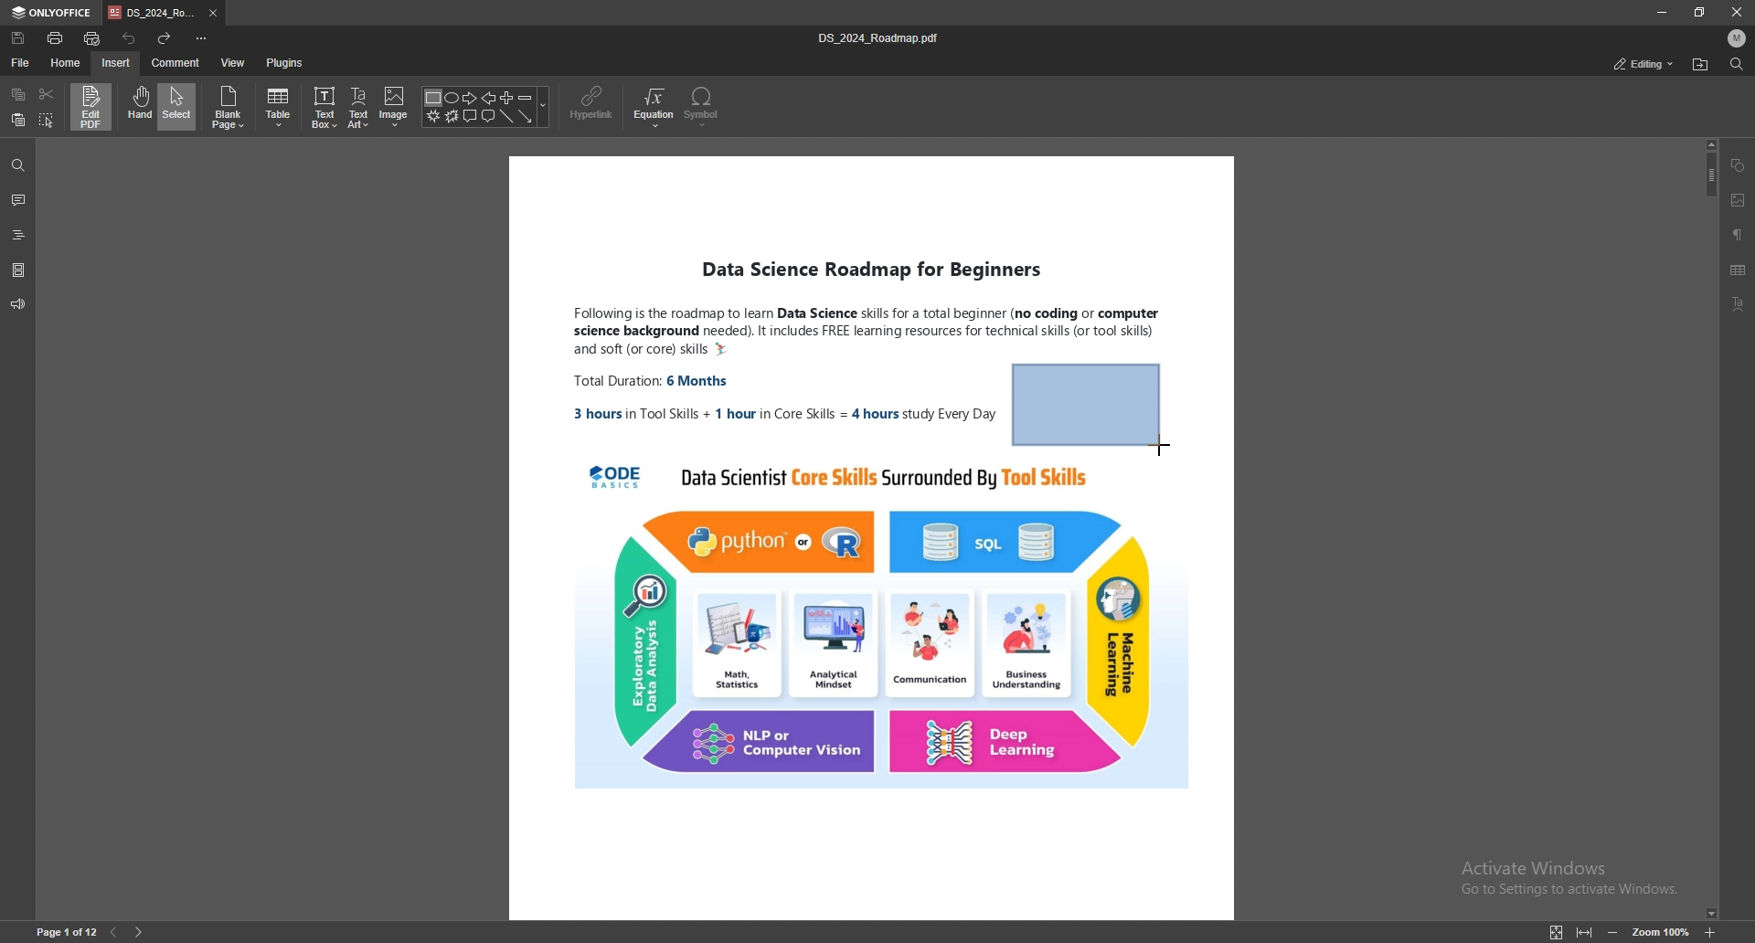 The image size is (1755, 943). Describe the element at coordinates (360, 107) in the screenshot. I see `text art` at that location.